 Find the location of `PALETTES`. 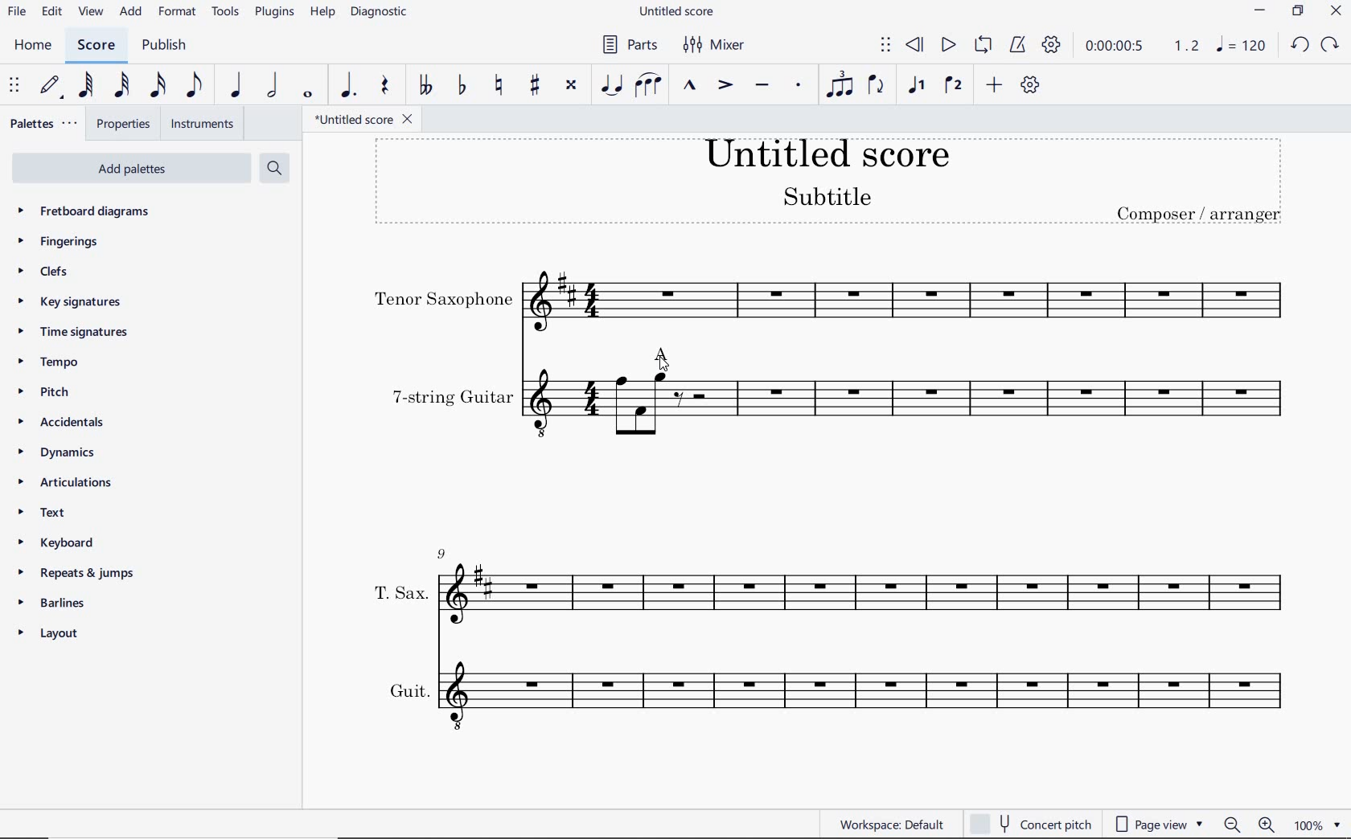

PALETTES is located at coordinates (43, 124).